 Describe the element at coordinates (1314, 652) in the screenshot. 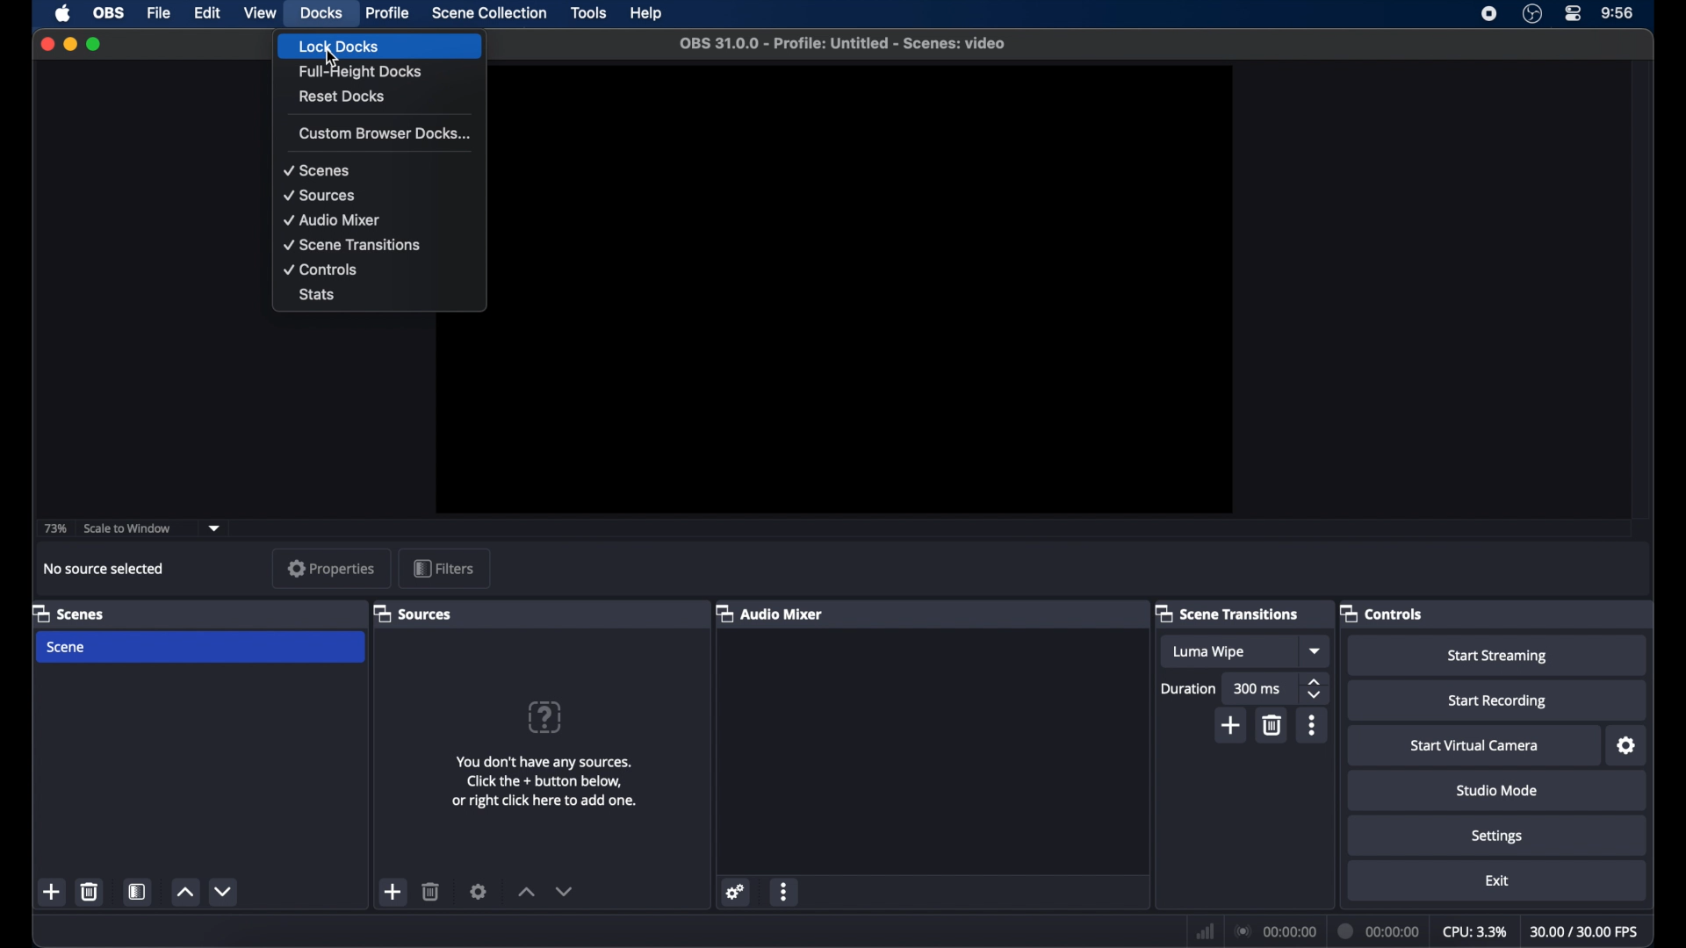

I see `dropdown` at that location.